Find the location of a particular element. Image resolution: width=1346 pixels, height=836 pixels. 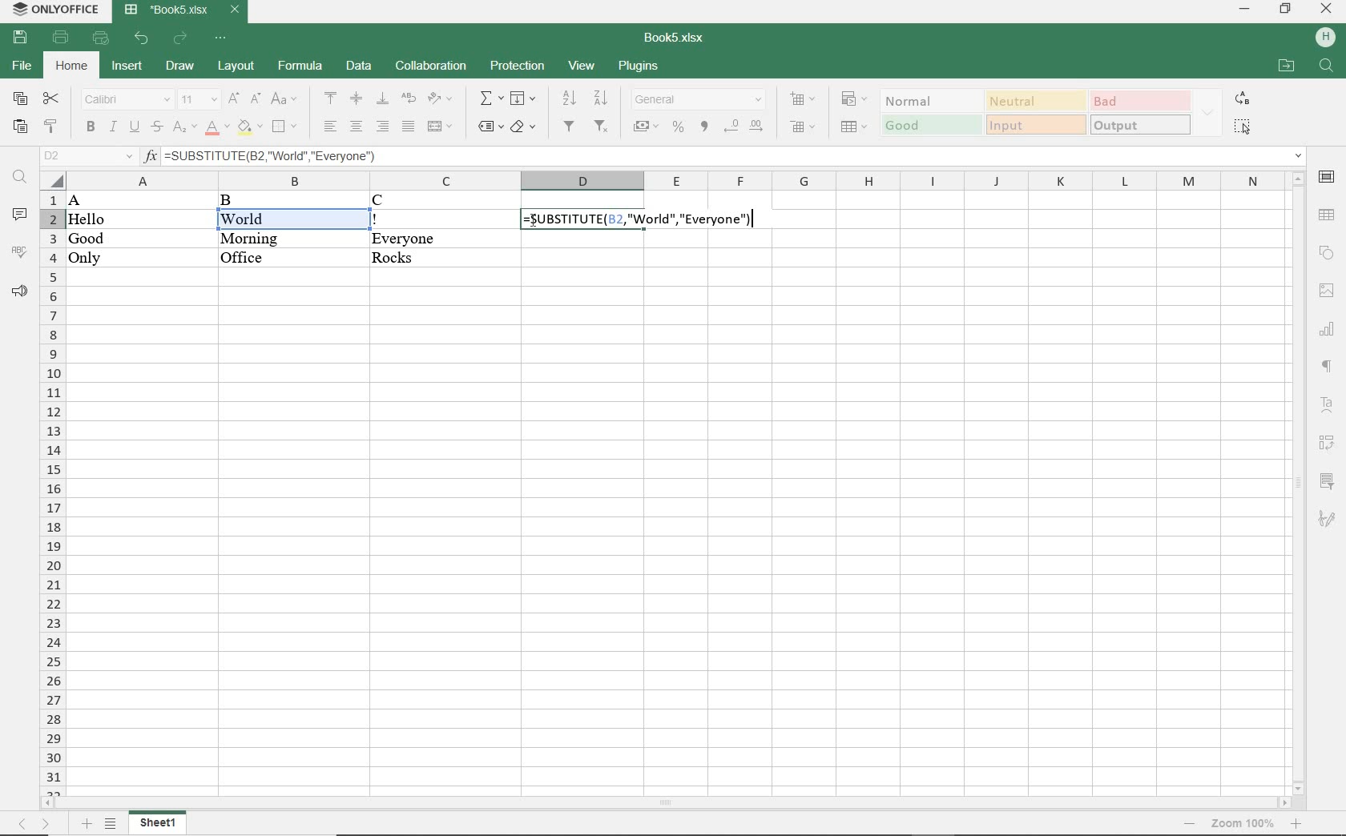

scrollbar is located at coordinates (667, 802).